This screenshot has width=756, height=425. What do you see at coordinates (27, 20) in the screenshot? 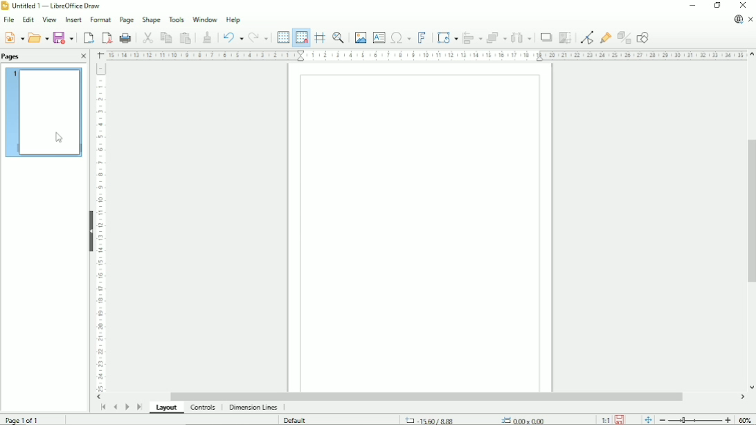
I see `Edit` at bounding box center [27, 20].